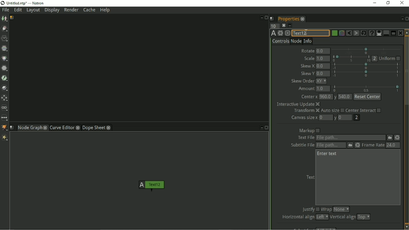 The width and height of the screenshot is (409, 230). I want to click on close, so click(109, 127).